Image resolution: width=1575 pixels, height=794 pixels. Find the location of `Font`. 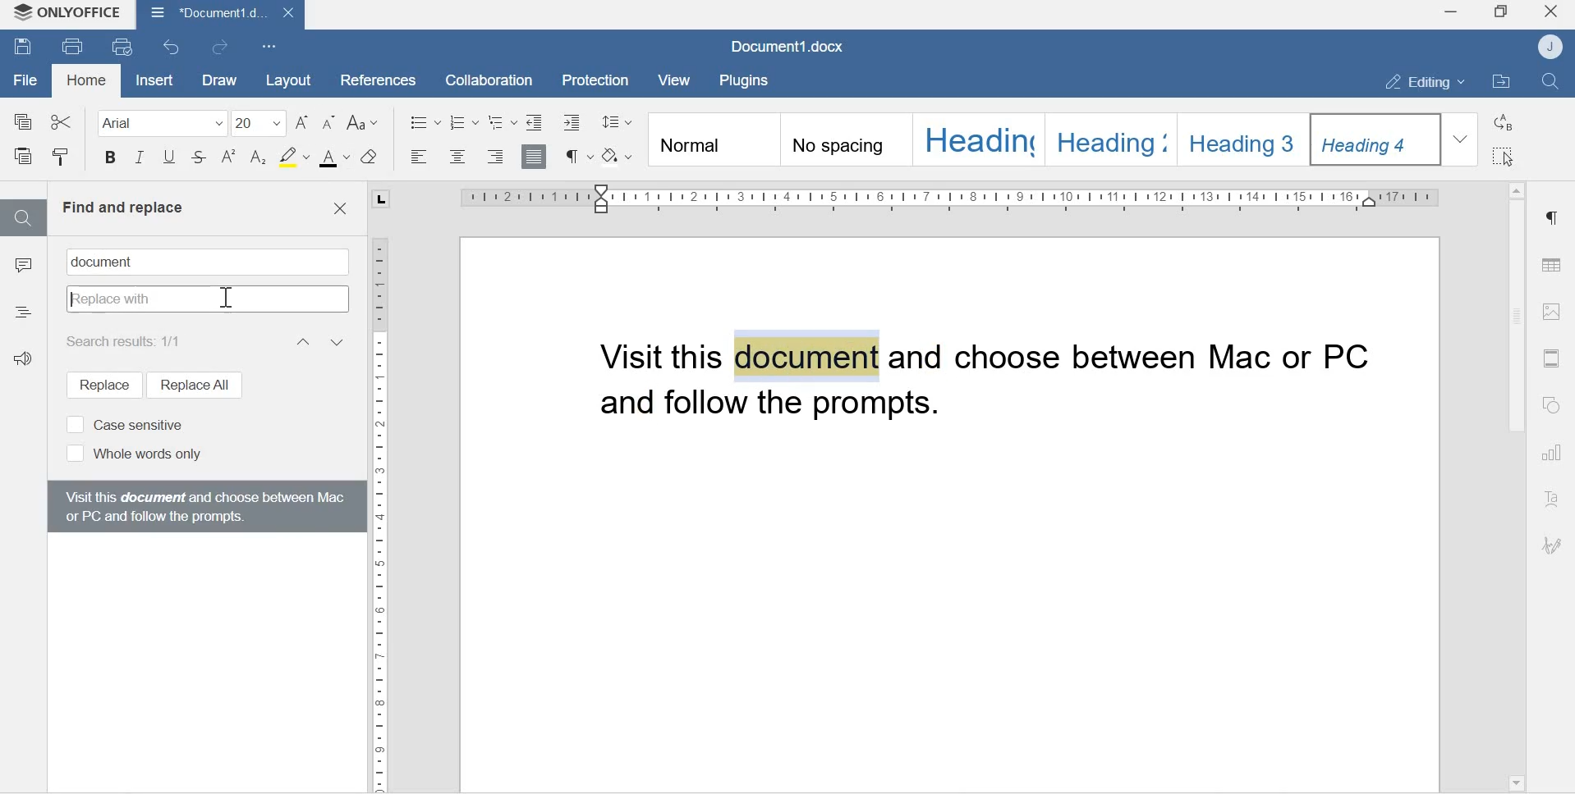

Font is located at coordinates (156, 122).